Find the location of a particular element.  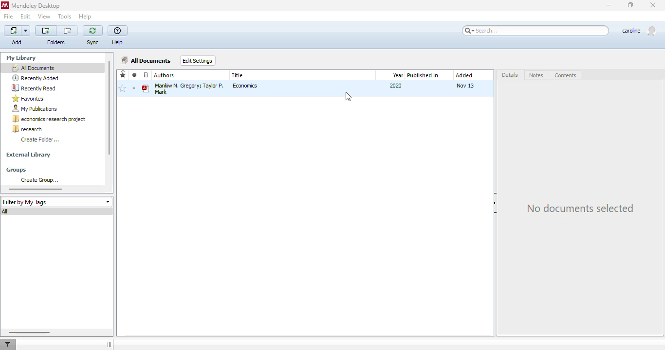

recently read is located at coordinates (35, 88).